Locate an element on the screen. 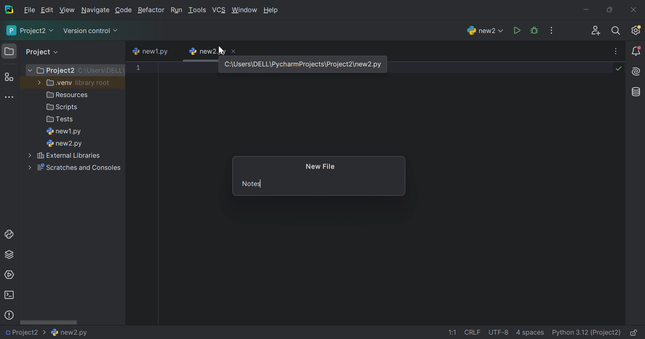 The width and height of the screenshot is (645, 339). new2.py is located at coordinates (206, 51).